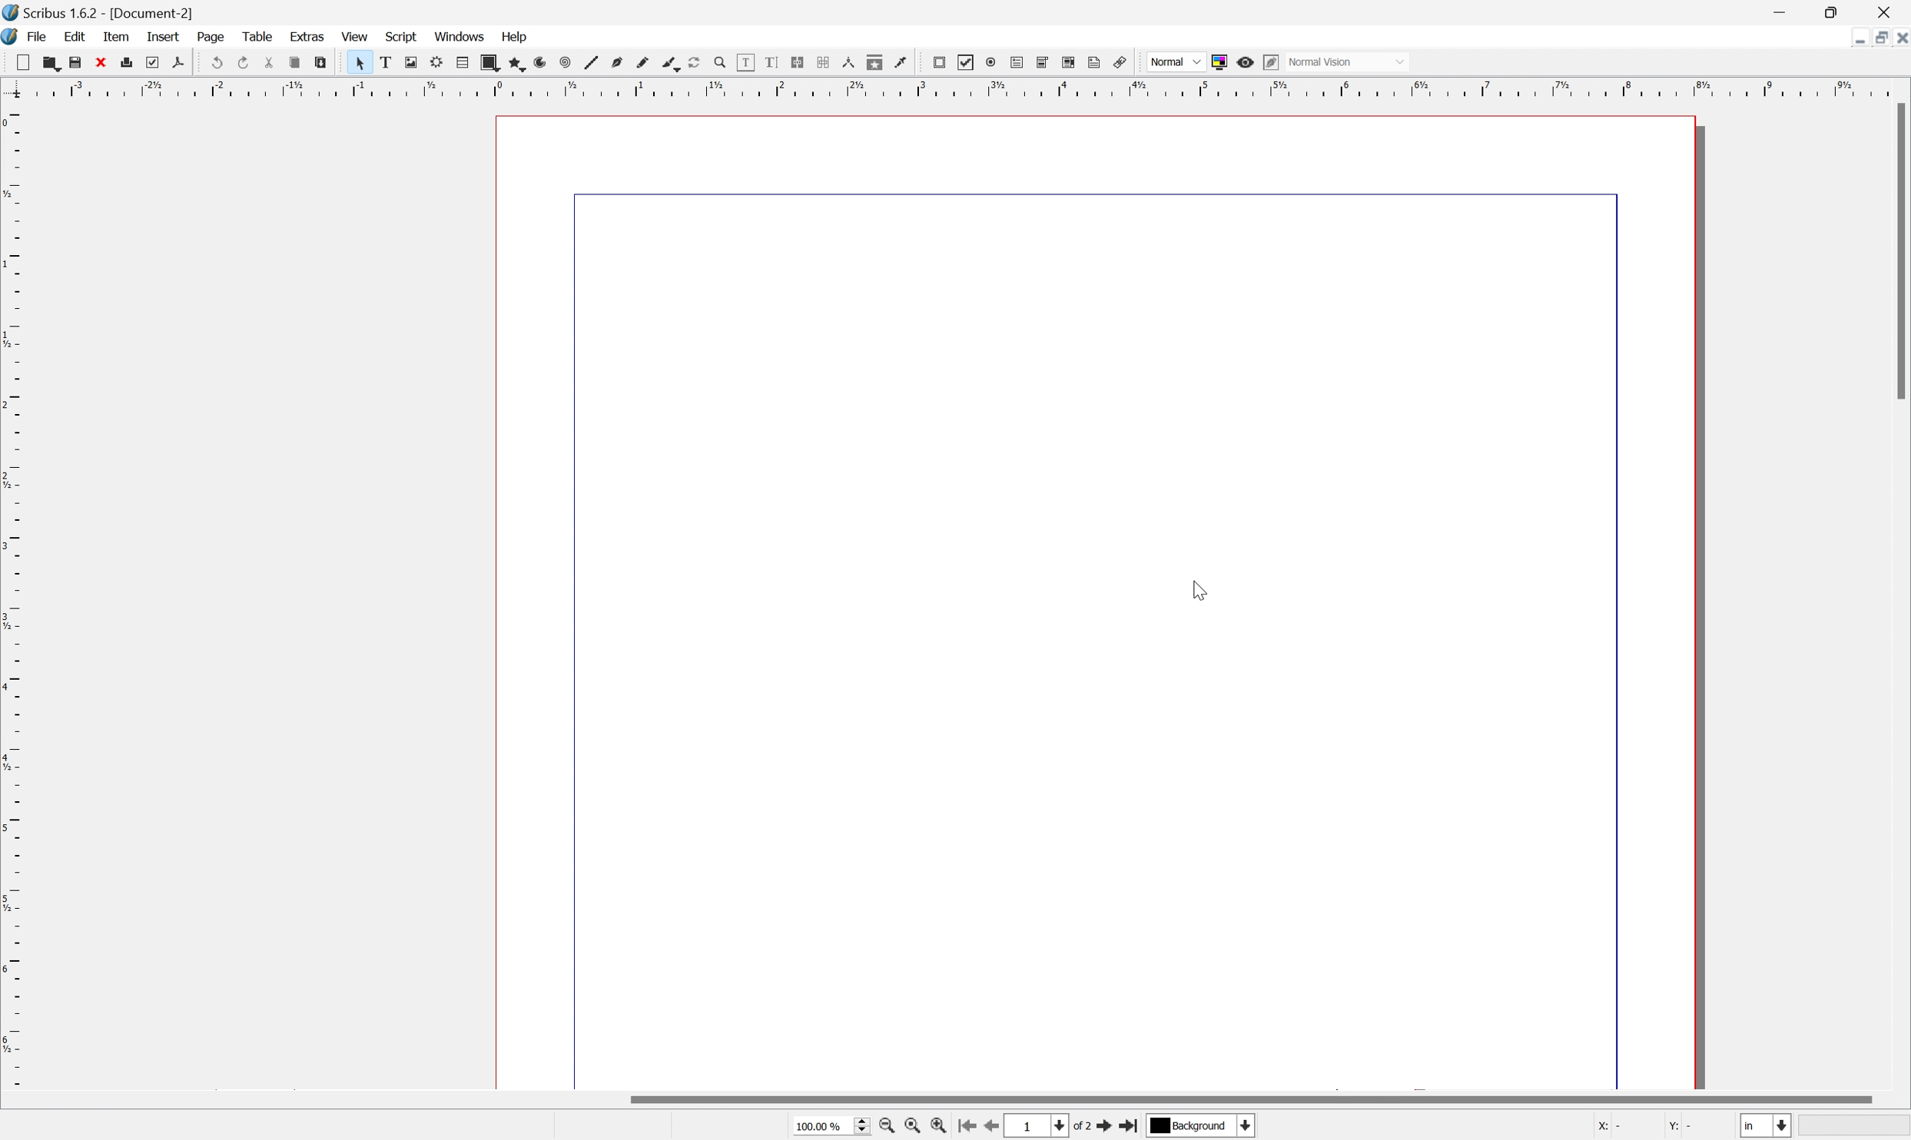 Image resolution: width=1911 pixels, height=1140 pixels. Describe the element at coordinates (1899, 396) in the screenshot. I see `Scroll bar` at that location.